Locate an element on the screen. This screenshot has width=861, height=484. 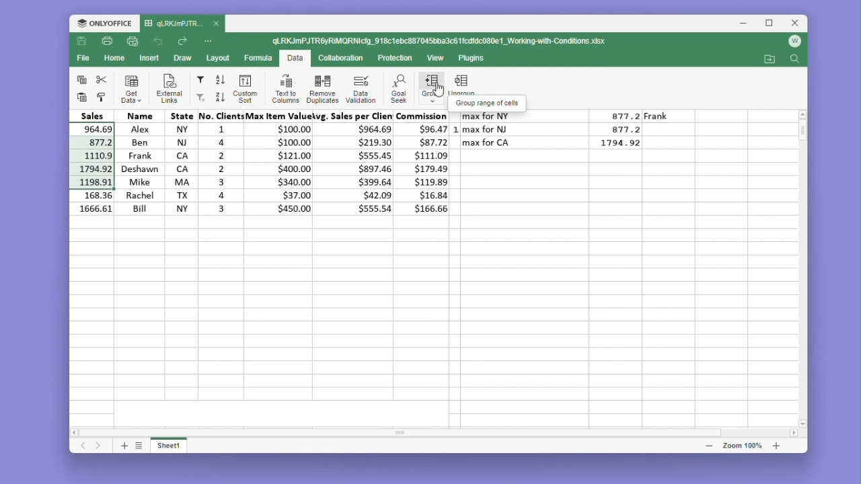
sort ascending is located at coordinates (221, 80).